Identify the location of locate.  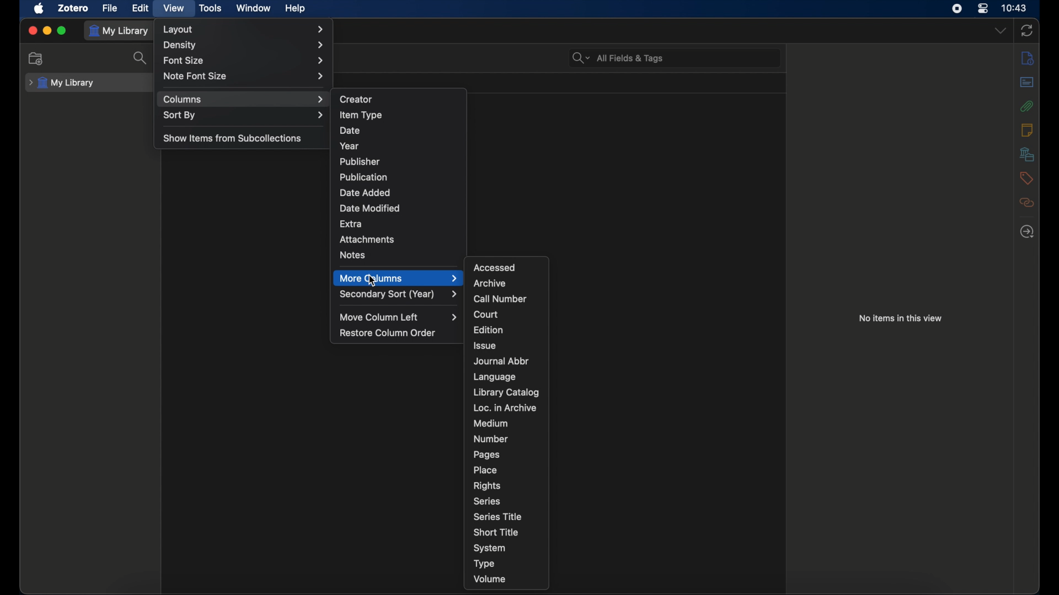
(1027, 232).